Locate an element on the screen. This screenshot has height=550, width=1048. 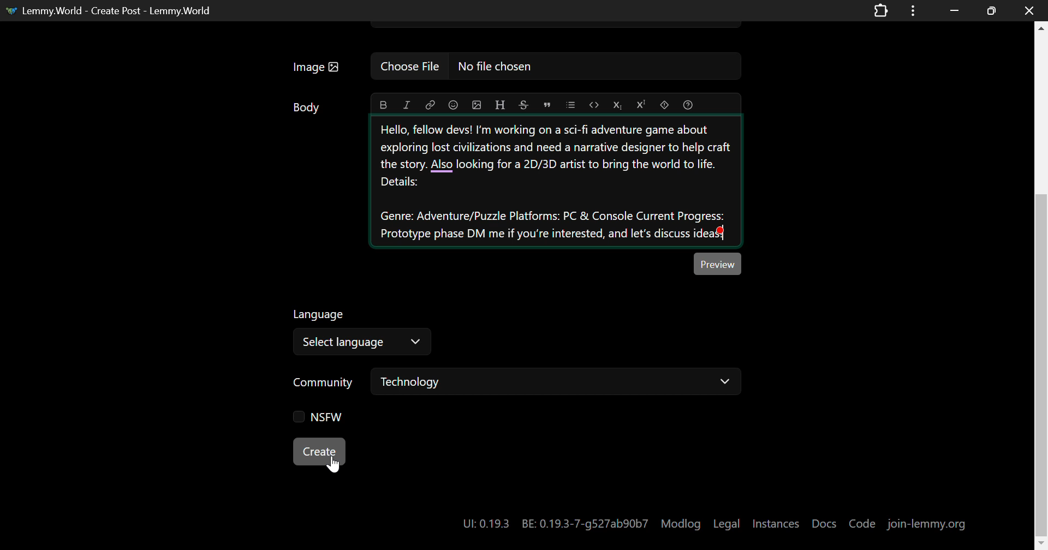
Body is located at coordinates (307, 107).